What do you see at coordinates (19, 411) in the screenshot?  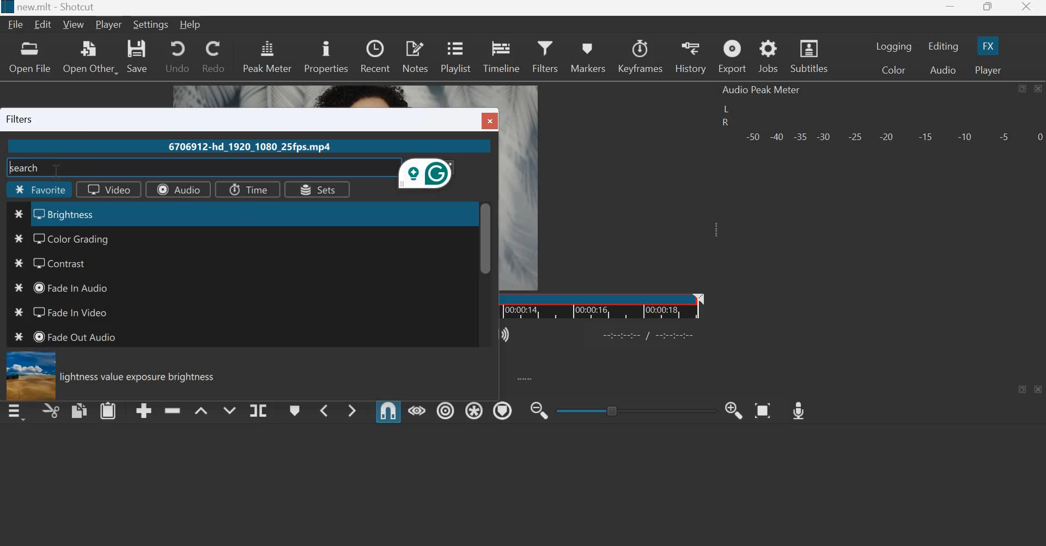 I see `timeline menu` at bounding box center [19, 411].